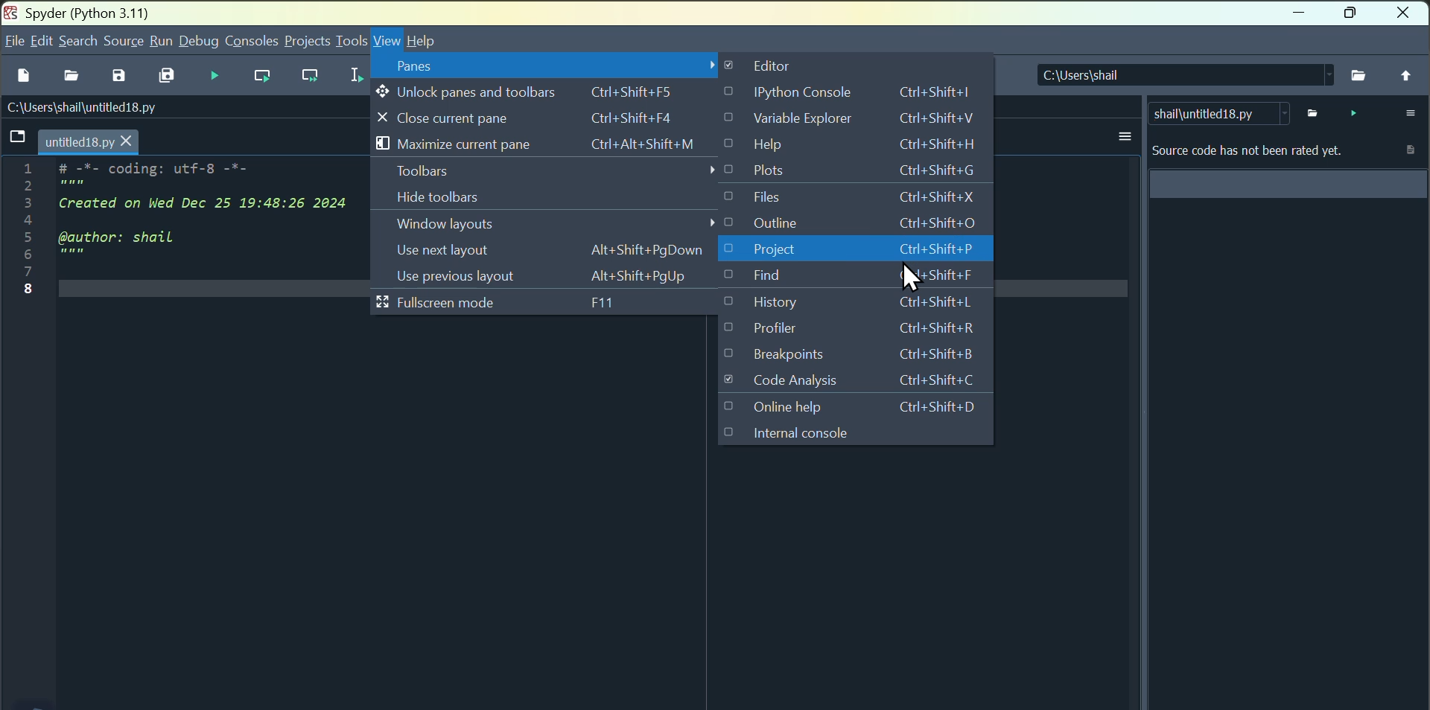 This screenshot has width=1430, height=710. Describe the element at coordinates (13, 45) in the screenshot. I see `File` at that location.